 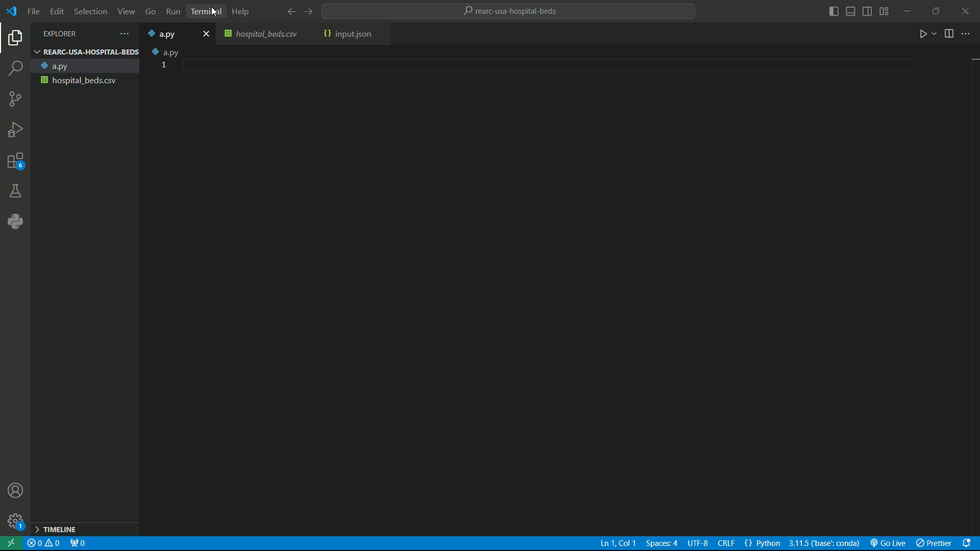 What do you see at coordinates (926, 35) in the screenshot?
I see `run` at bounding box center [926, 35].